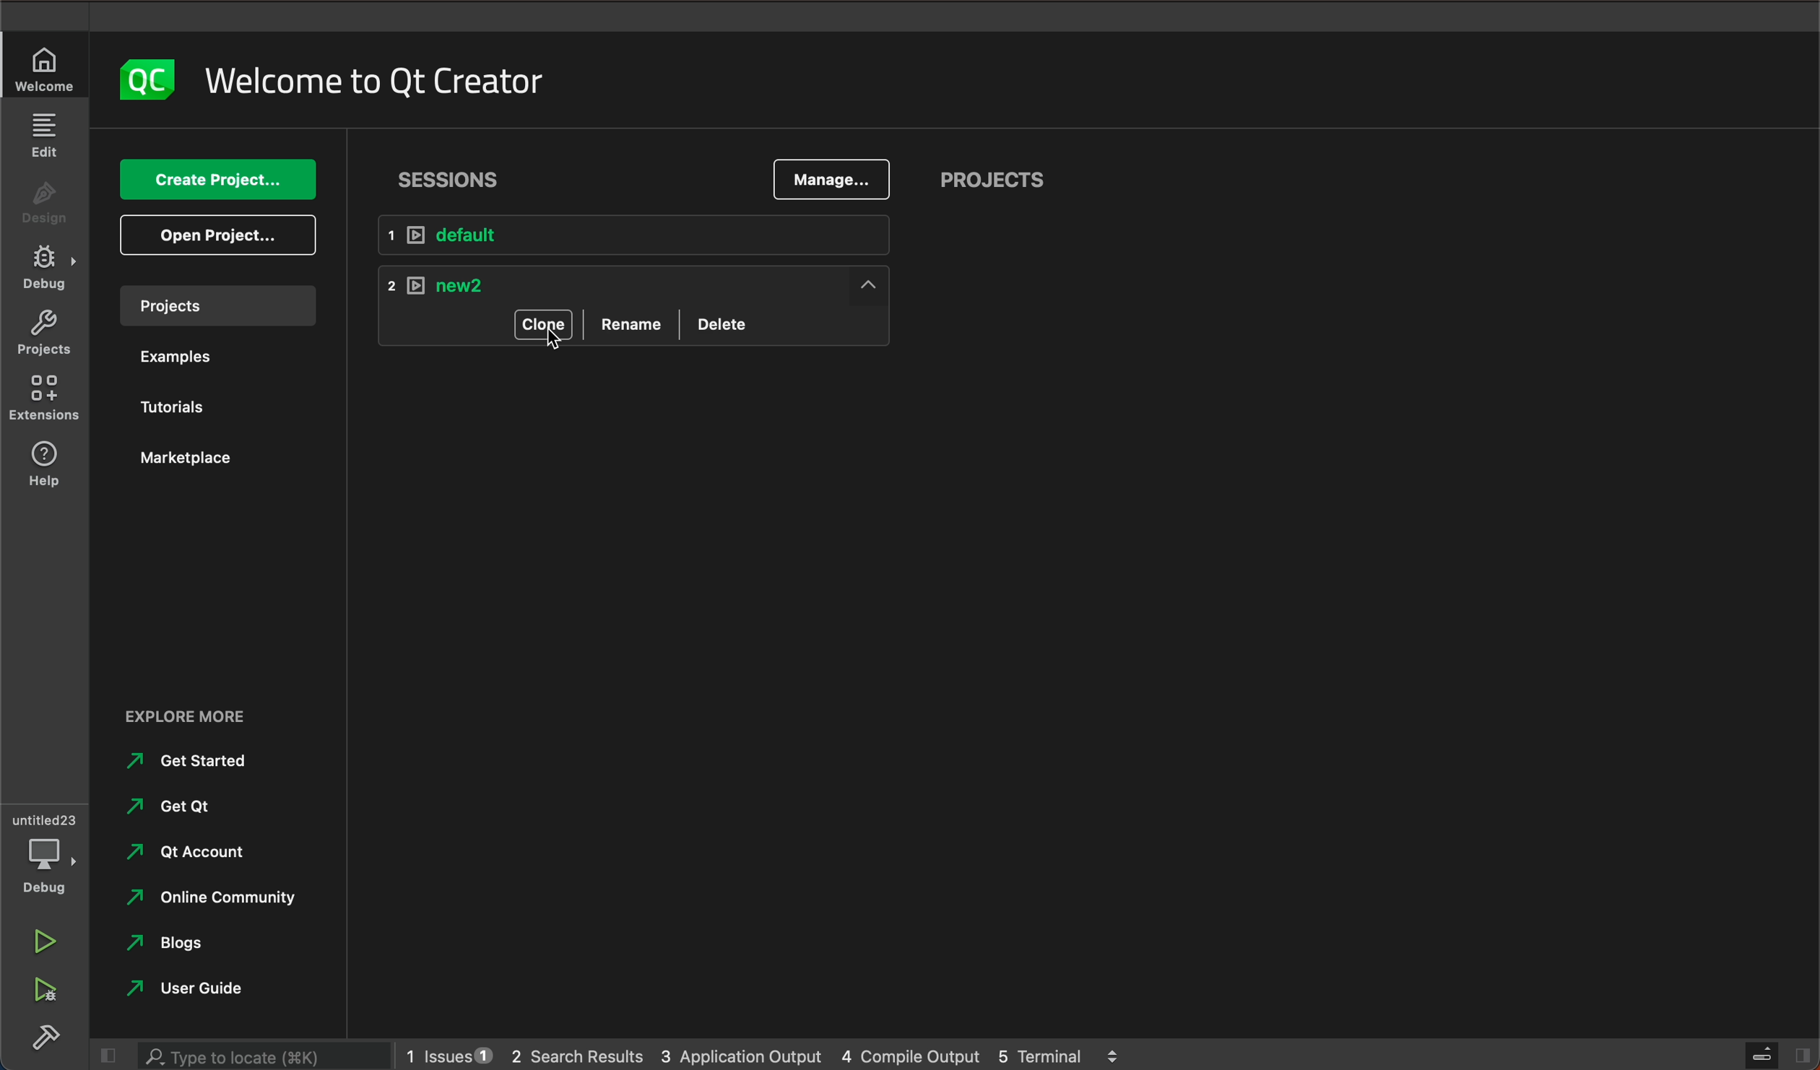  What do you see at coordinates (399, 76) in the screenshot?
I see `welcome to Qt creator` at bounding box center [399, 76].